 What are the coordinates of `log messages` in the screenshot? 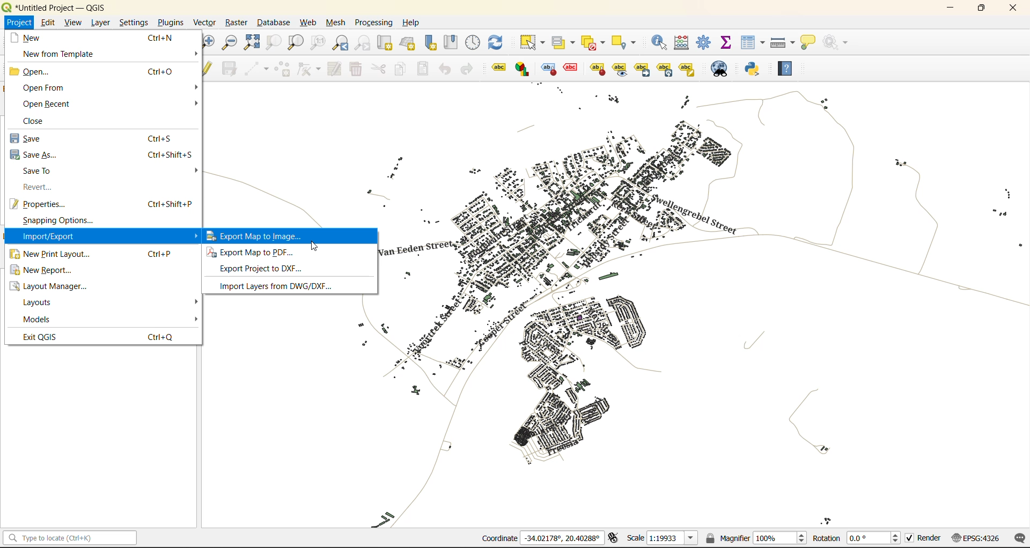 It's located at (1018, 538).